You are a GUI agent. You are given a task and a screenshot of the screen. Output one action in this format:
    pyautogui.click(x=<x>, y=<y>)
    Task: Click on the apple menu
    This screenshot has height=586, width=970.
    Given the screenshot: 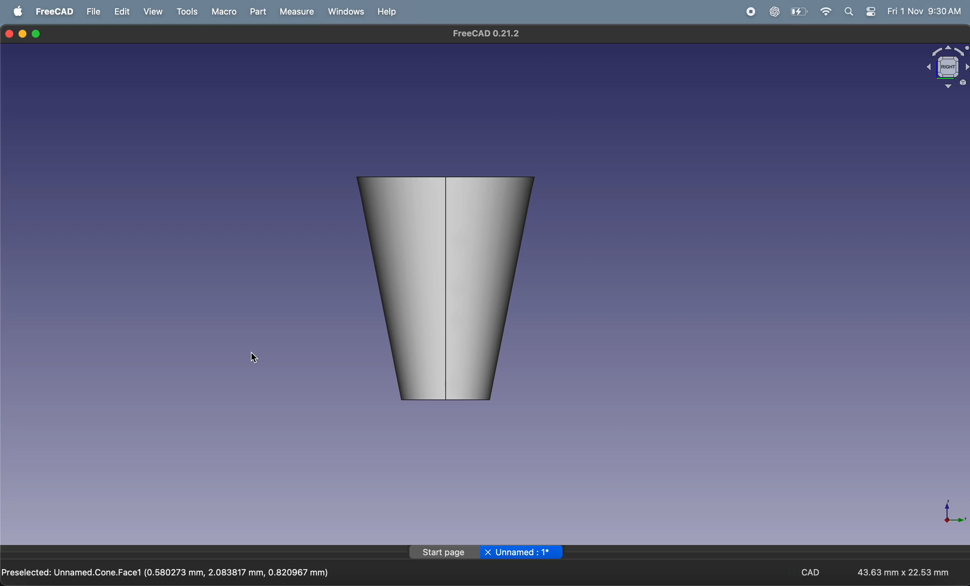 What is the action you would take?
    pyautogui.click(x=19, y=11)
    